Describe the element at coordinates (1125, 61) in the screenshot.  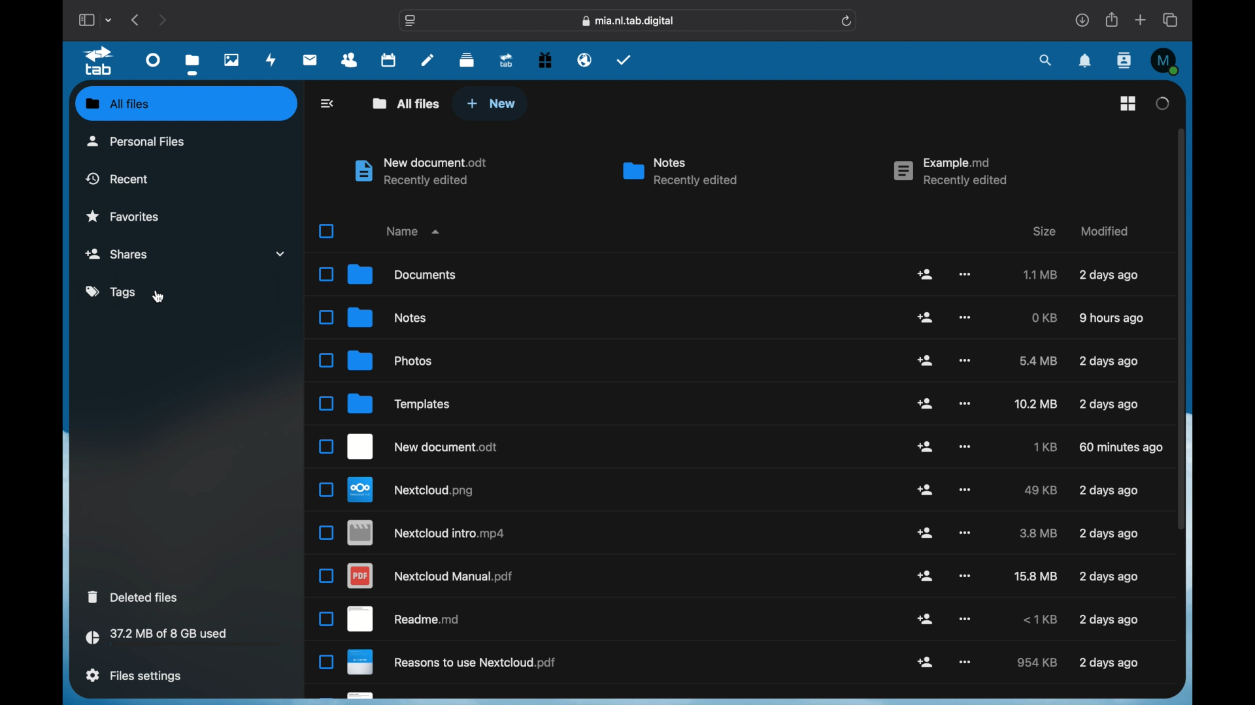
I see `contacts` at that location.